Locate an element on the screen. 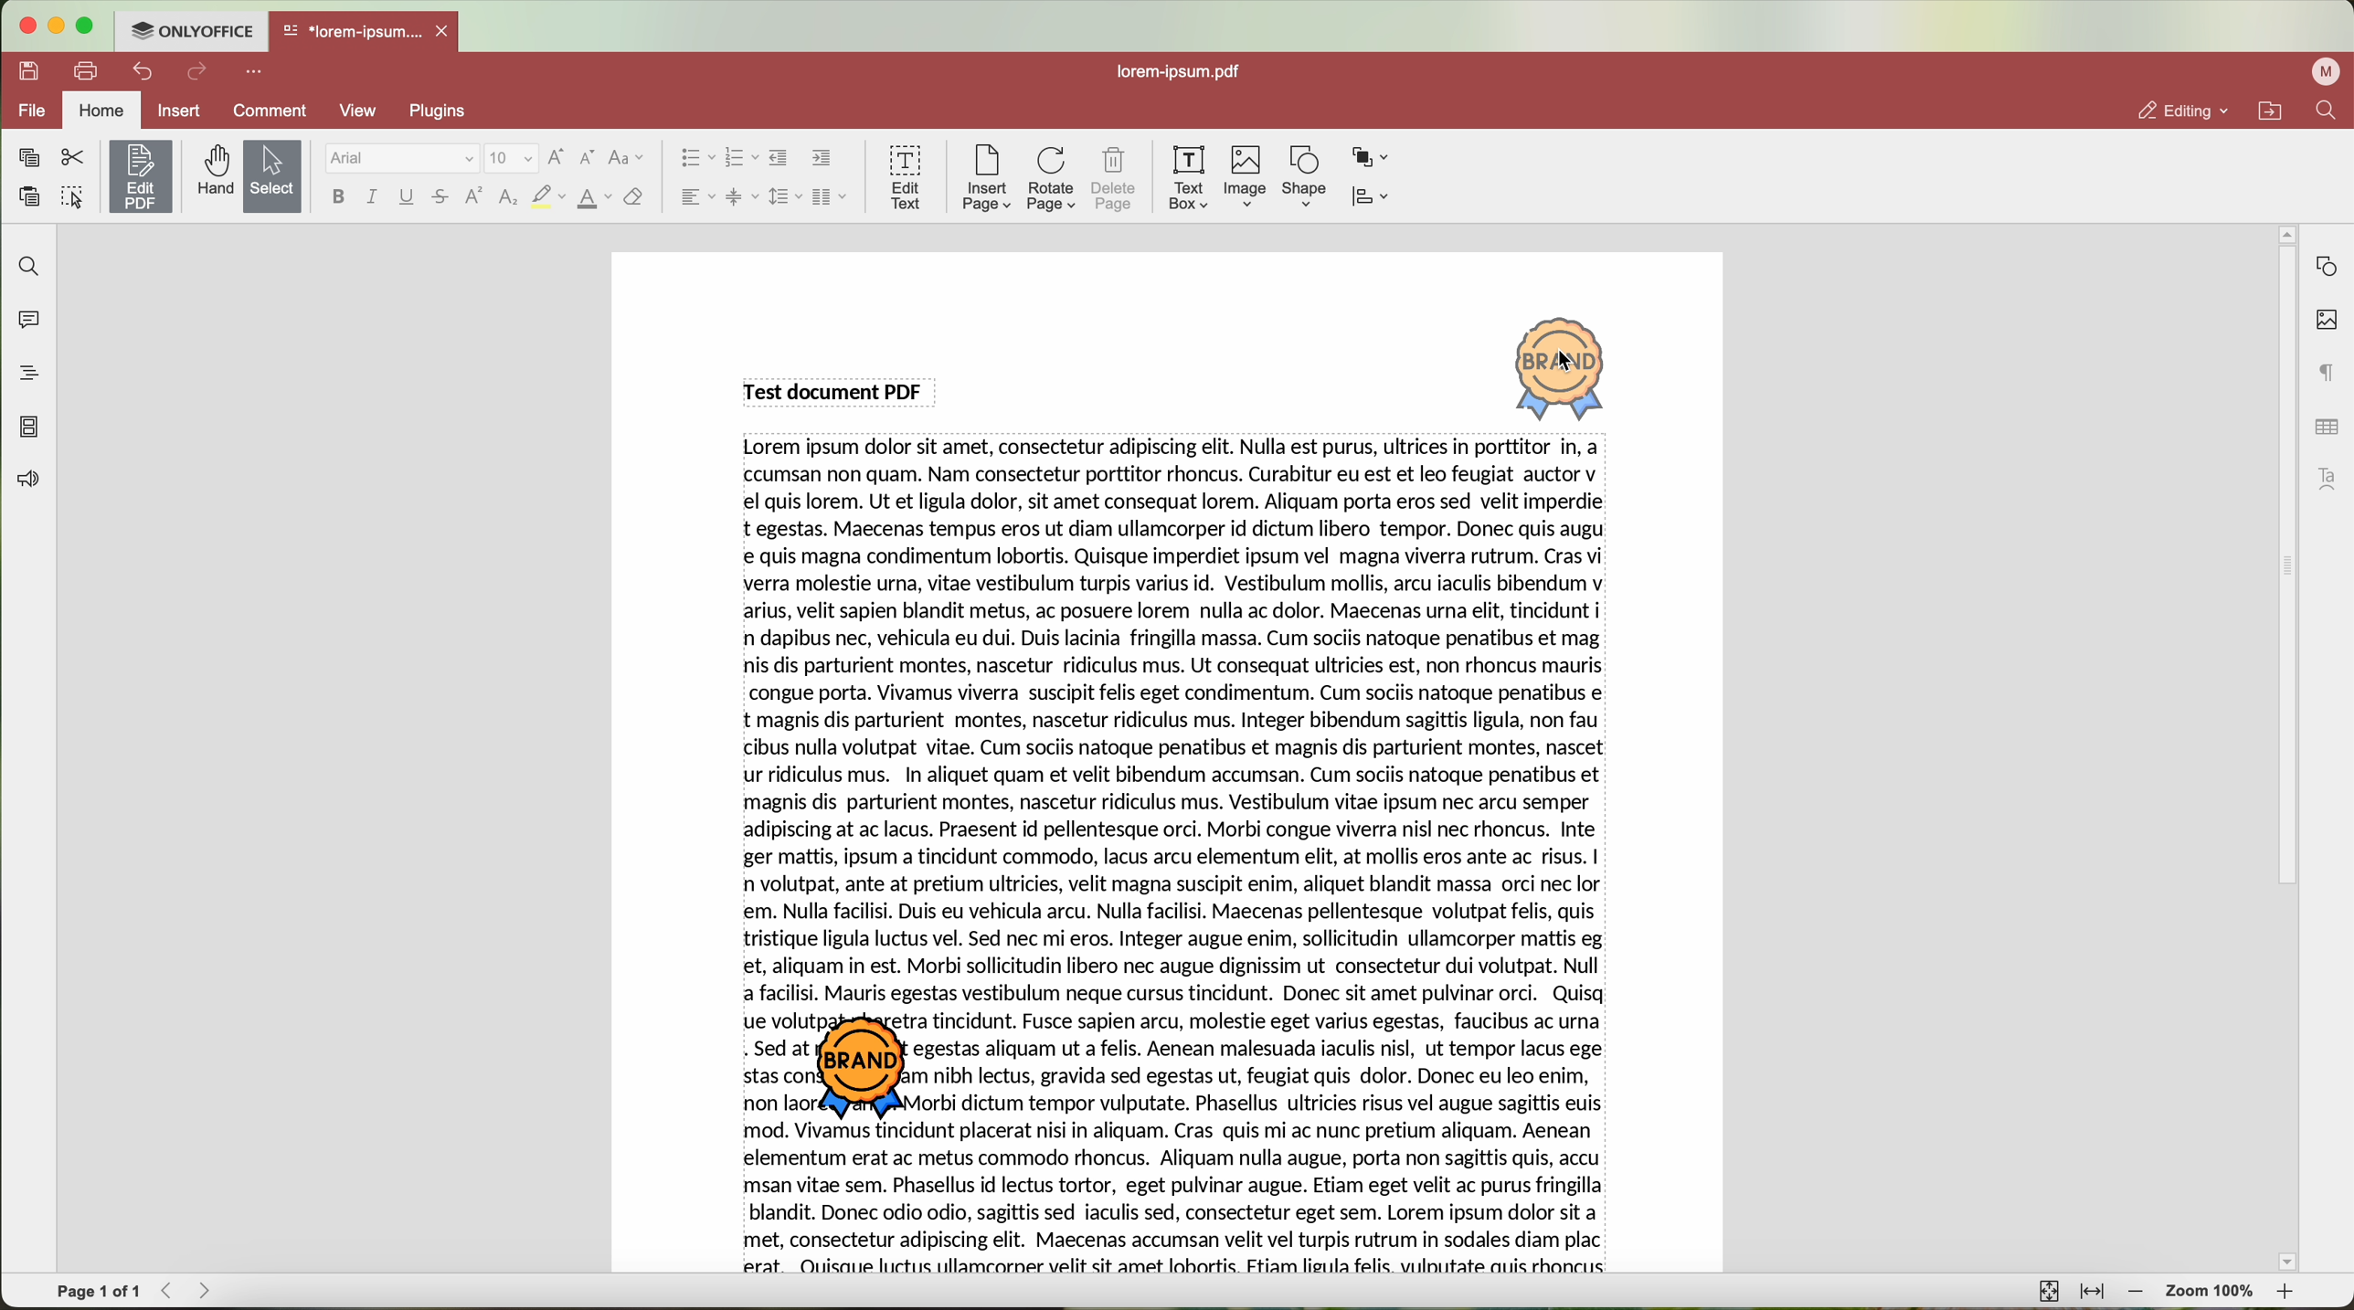 This screenshot has height=1310, width=2354. arrange shape is located at coordinates (1371, 158).